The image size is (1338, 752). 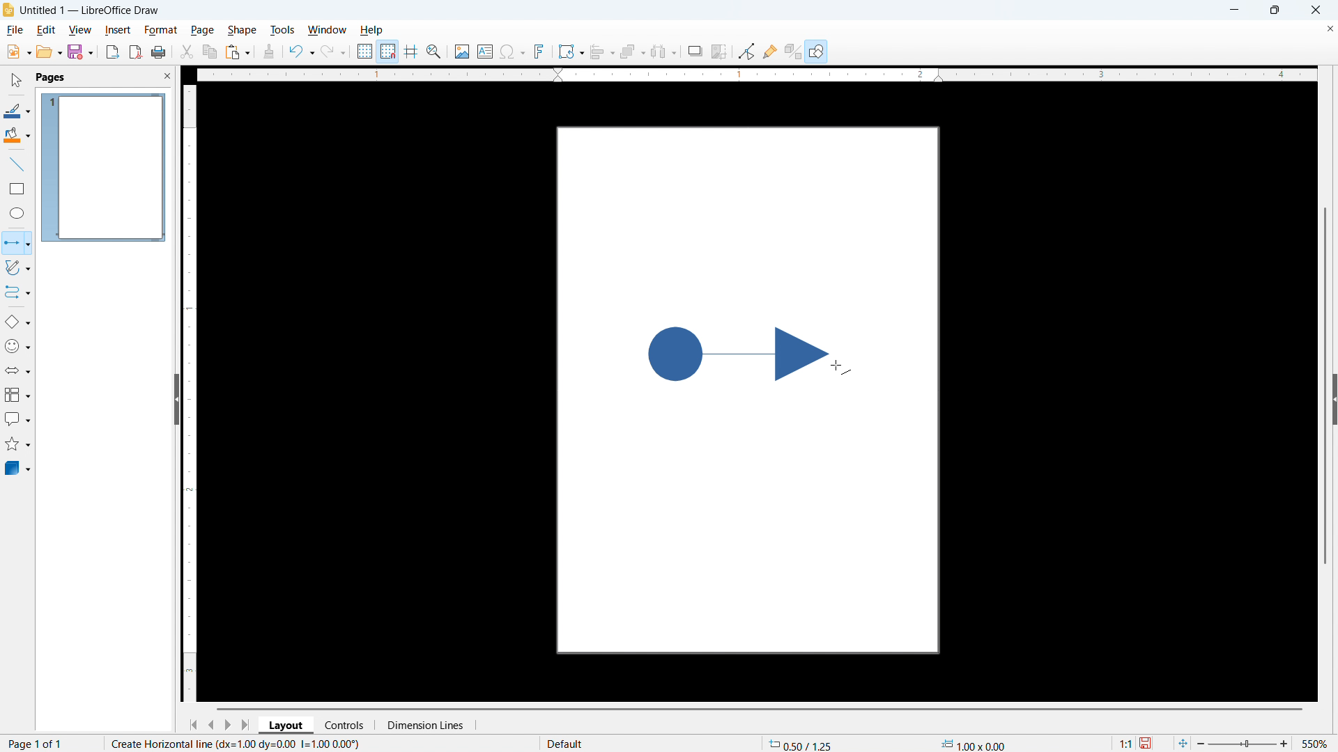 I want to click on Create Horizontal line (dx=1.00 dy=0.00 I=1.00 0.00°), so click(x=232, y=744).